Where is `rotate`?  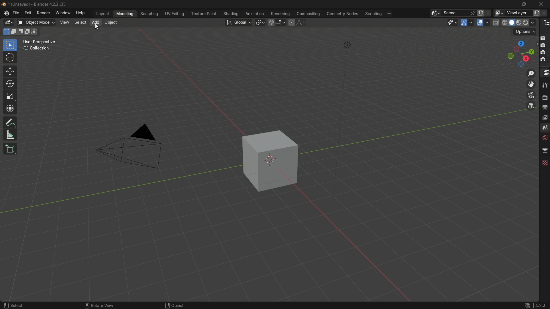 rotate is located at coordinates (11, 85).